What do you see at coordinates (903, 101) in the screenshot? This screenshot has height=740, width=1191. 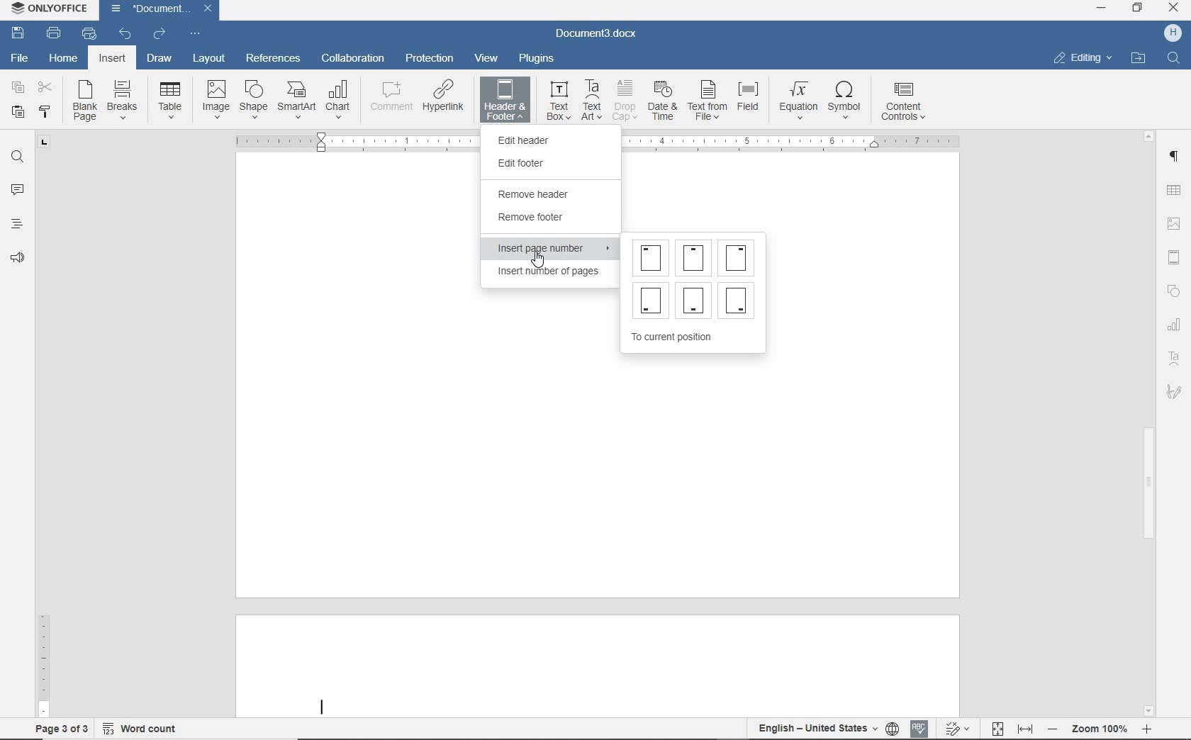 I see `CONTENT CONTROLS` at bounding box center [903, 101].